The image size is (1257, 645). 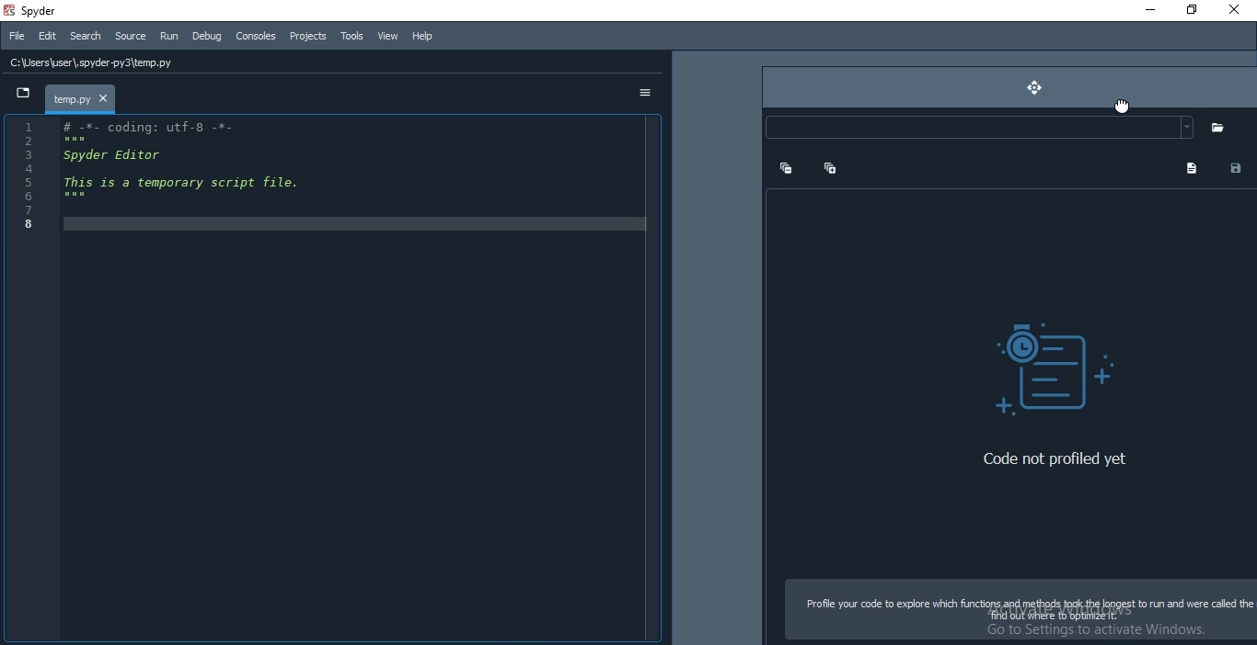 What do you see at coordinates (86, 37) in the screenshot?
I see `Search` at bounding box center [86, 37].